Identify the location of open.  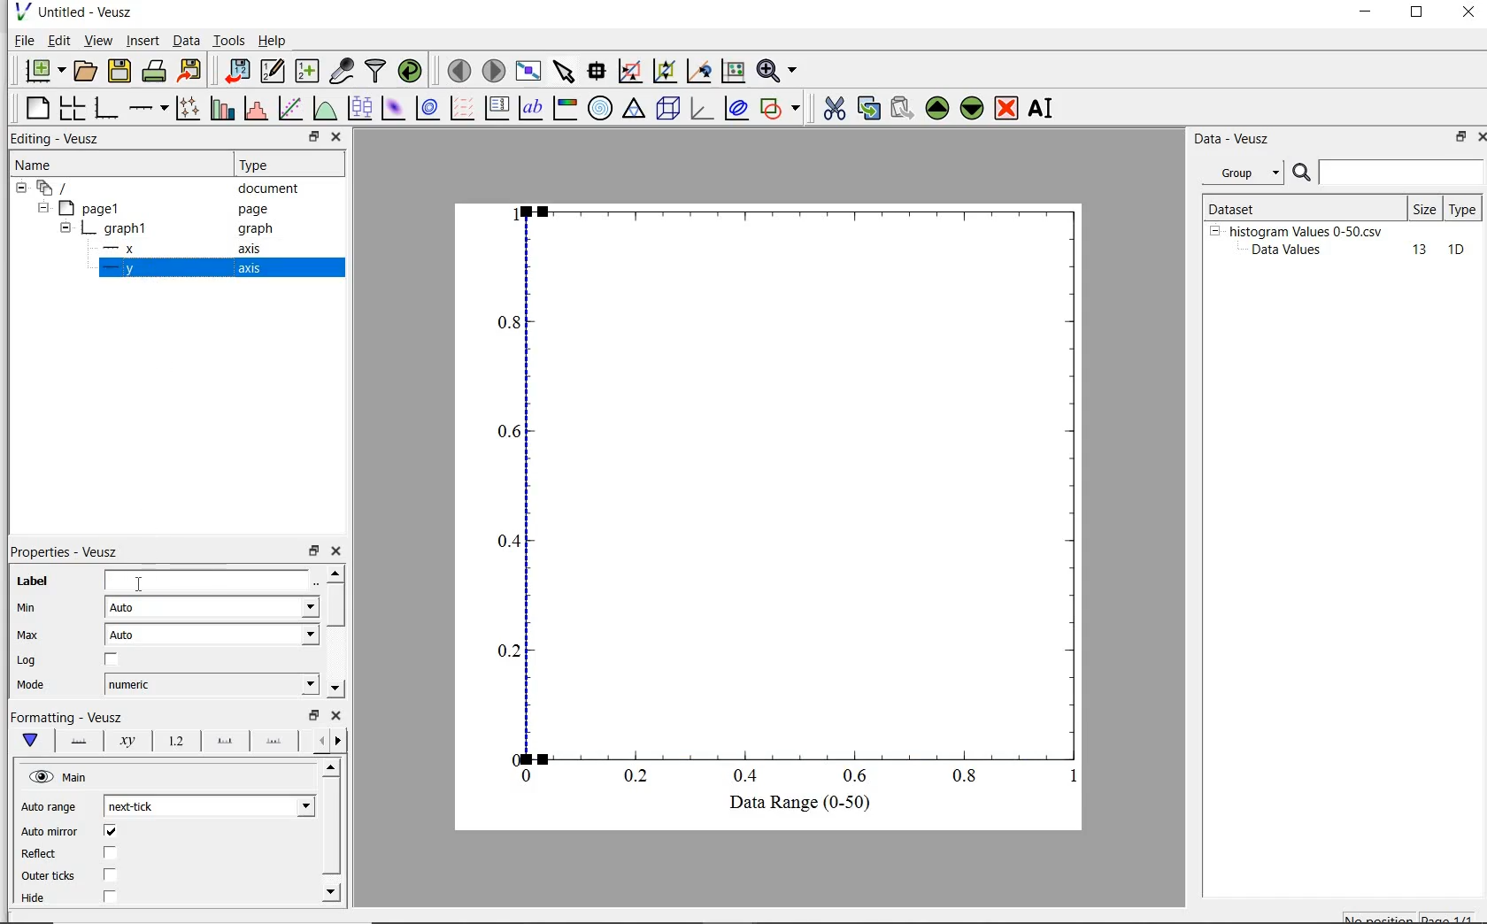
(88, 69).